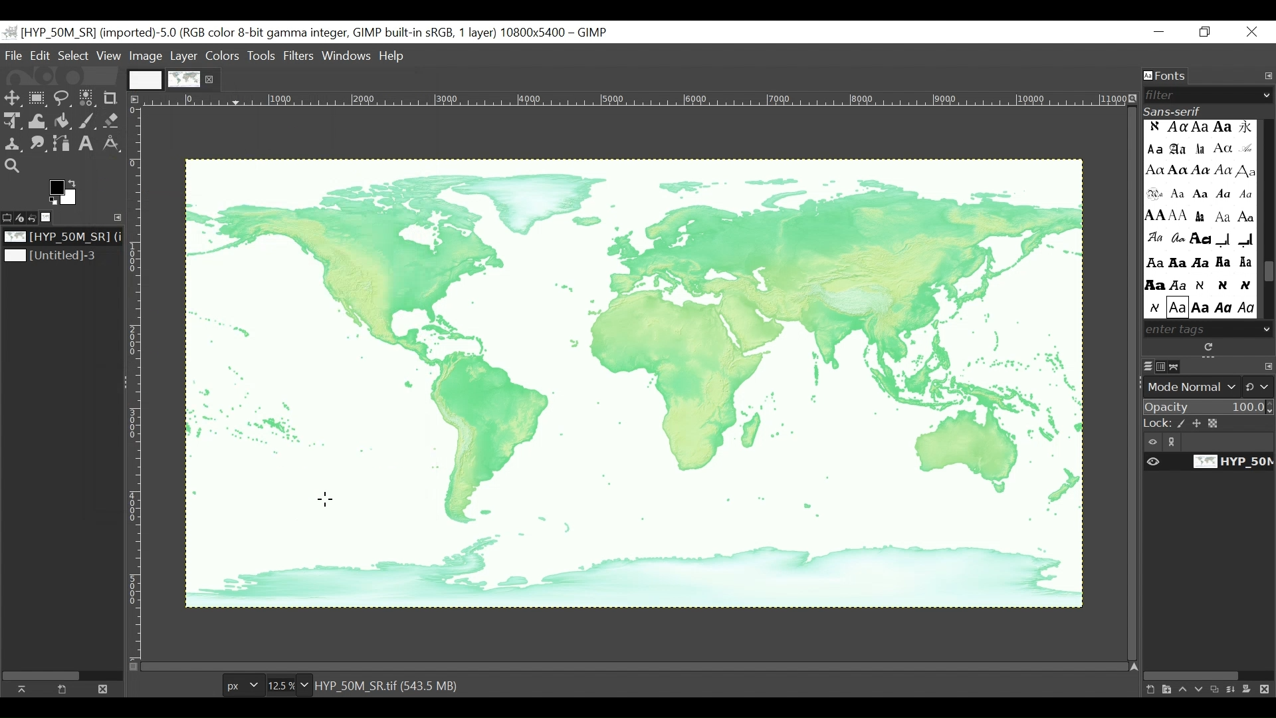  I want to click on layer panel, so click(1205, 685).